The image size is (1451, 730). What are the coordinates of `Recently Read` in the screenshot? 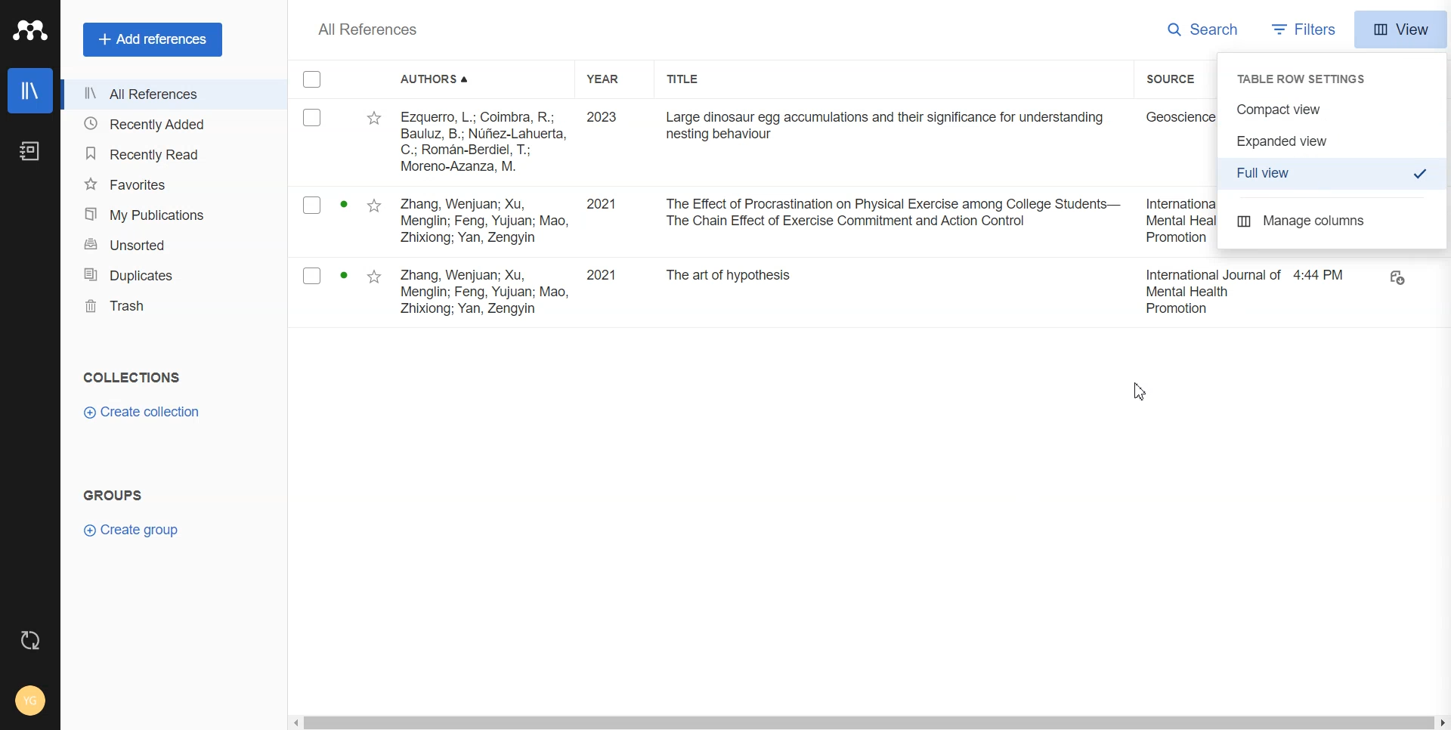 It's located at (160, 153).